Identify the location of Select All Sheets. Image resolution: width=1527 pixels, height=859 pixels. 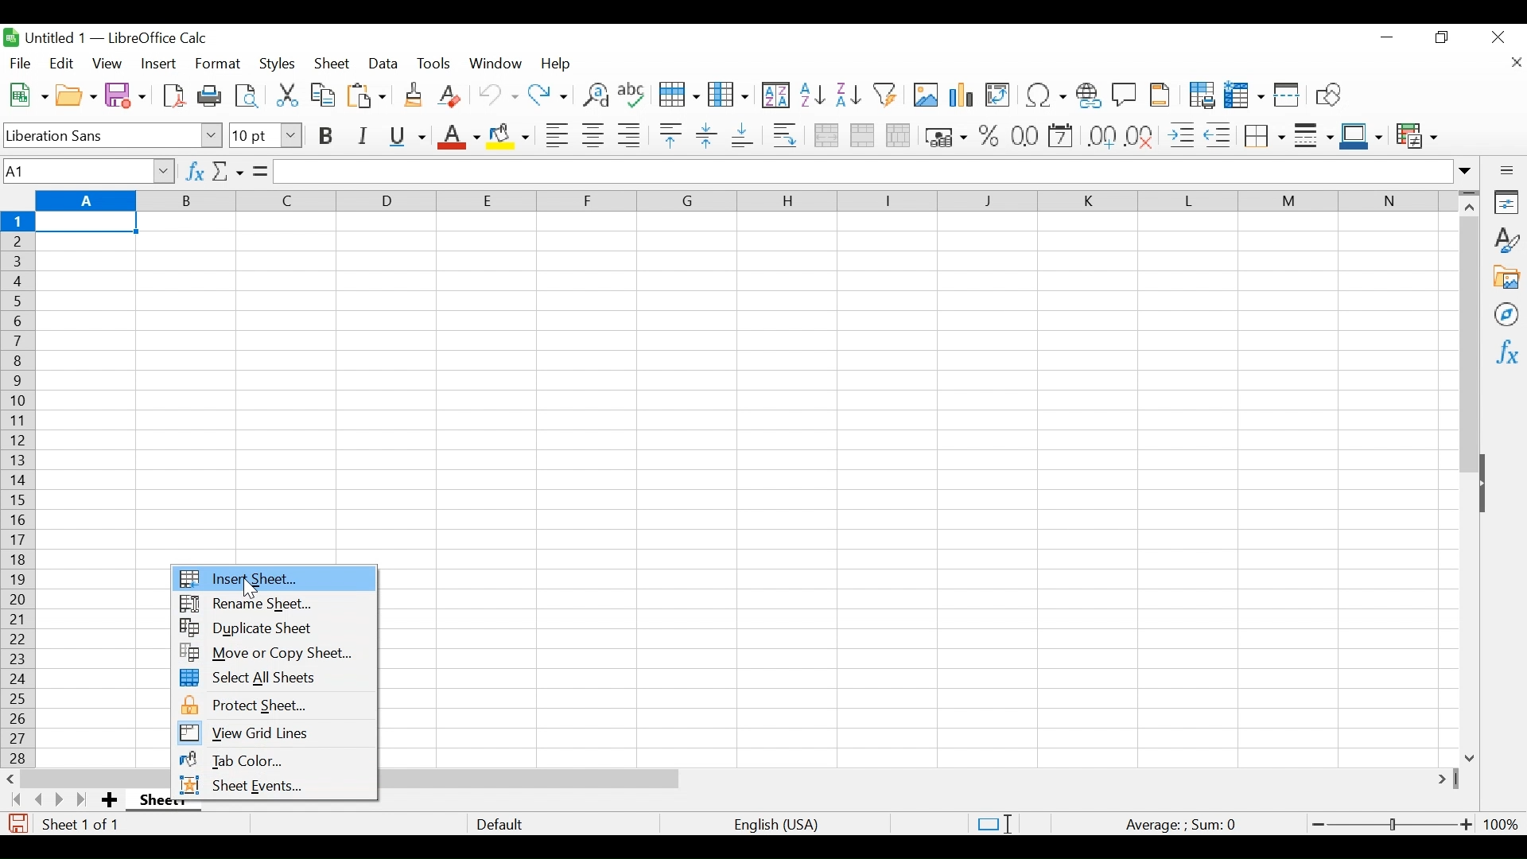
(275, 678).